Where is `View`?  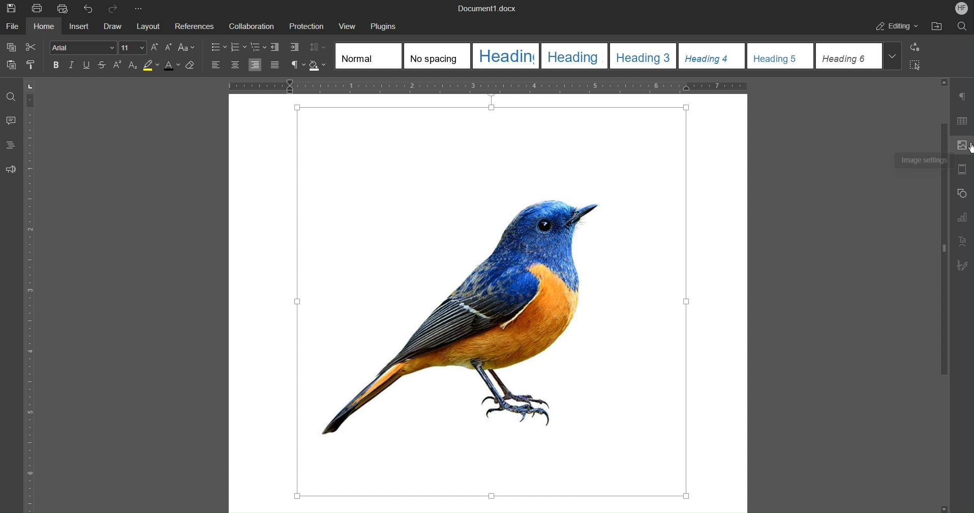
View is located at coordinates (342, 24).